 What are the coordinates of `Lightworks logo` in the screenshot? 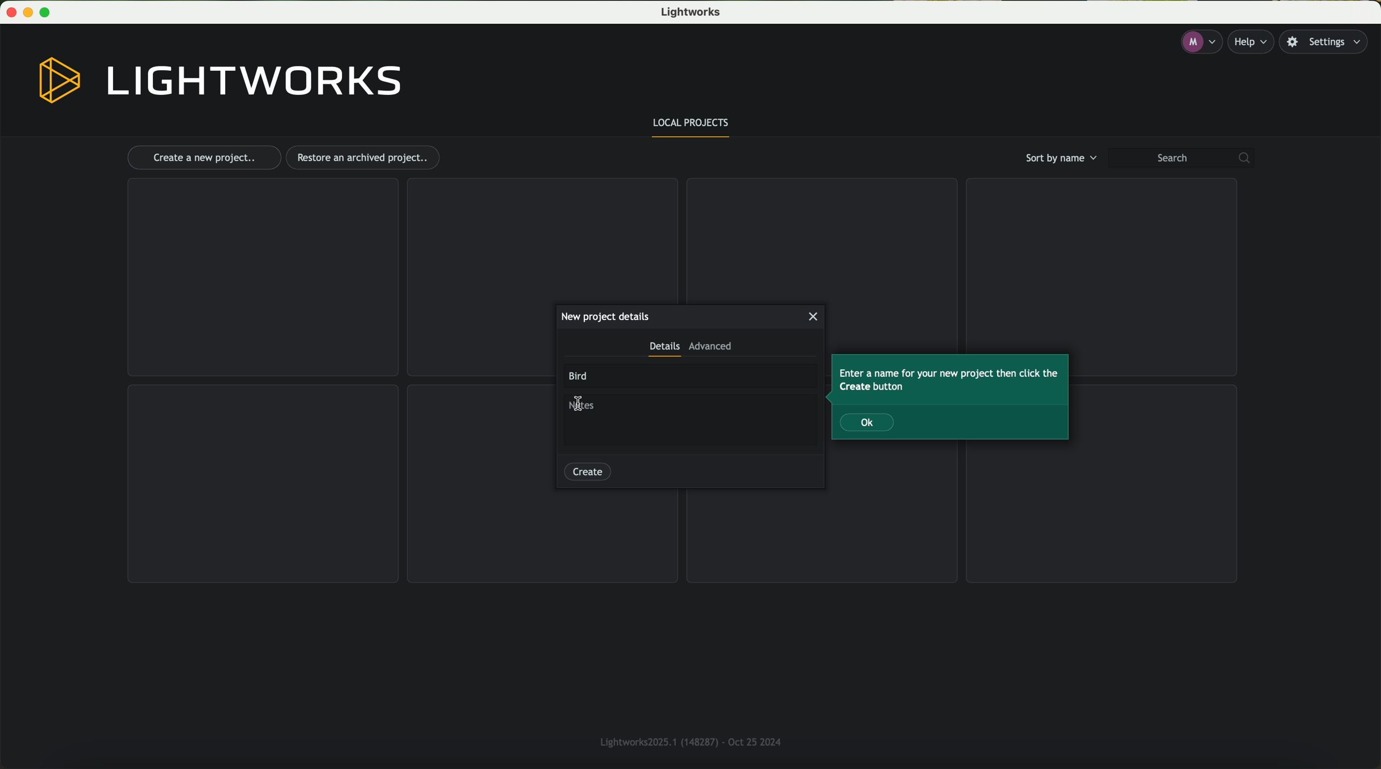 It's located at (221, 81).